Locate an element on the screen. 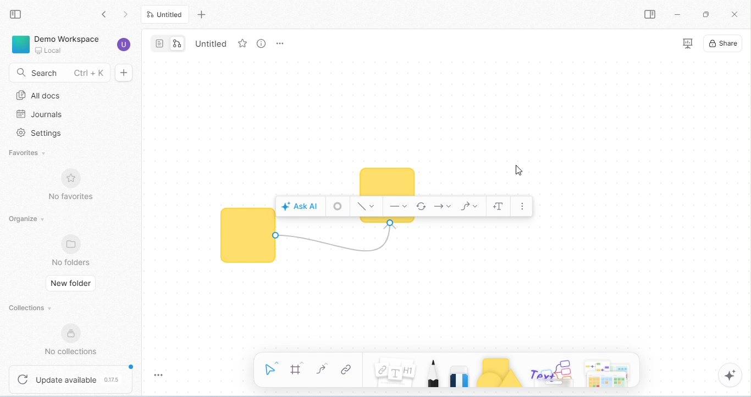 The image size is (751, 397). new folder is located at coordinates (72, 283).